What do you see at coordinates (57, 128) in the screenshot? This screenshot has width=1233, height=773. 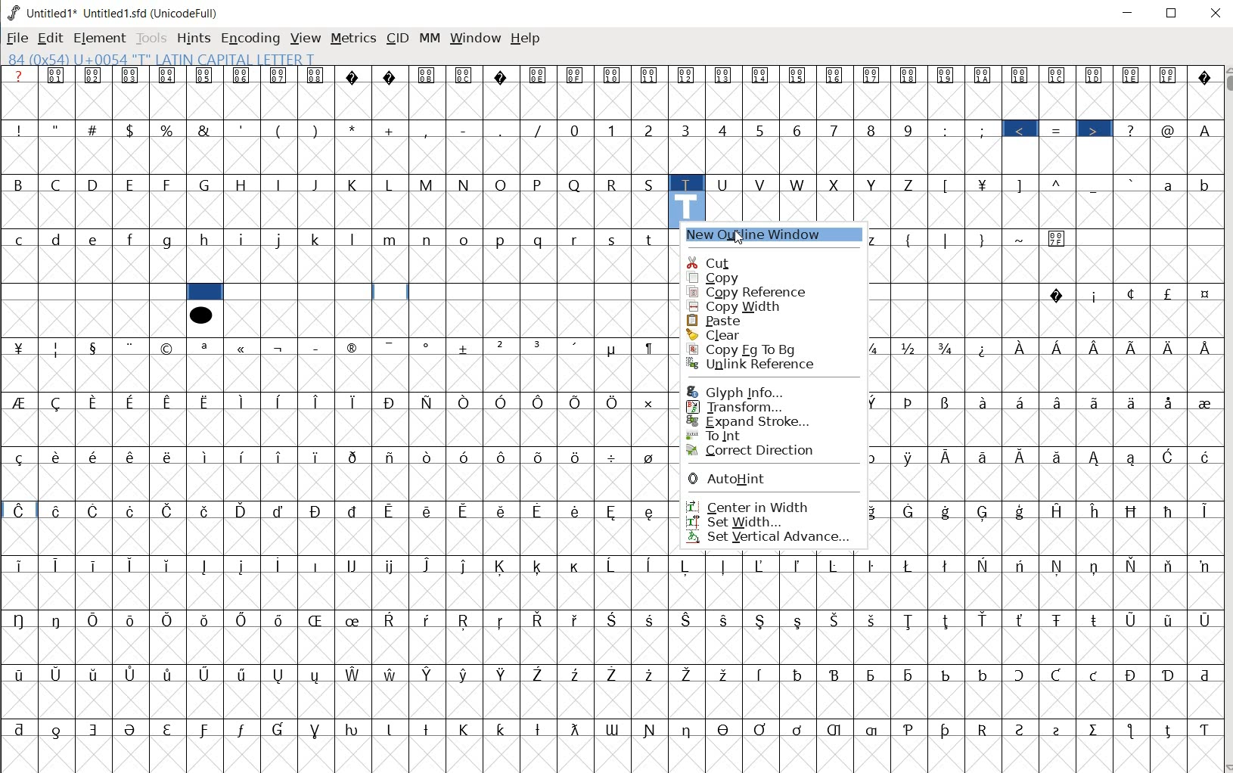 I see `"` at bounding box center [57, 128].